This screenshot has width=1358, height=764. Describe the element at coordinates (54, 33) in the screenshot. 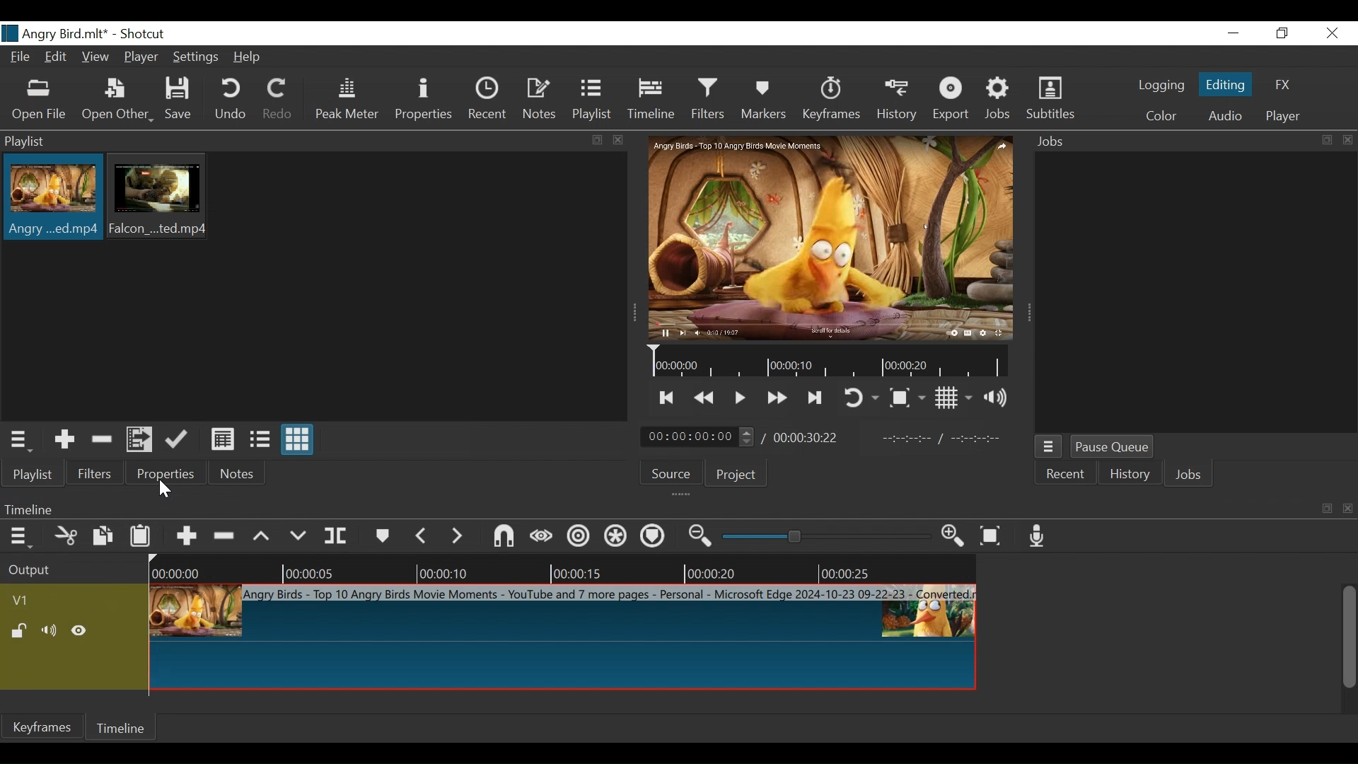

I see `File Name` at that location.